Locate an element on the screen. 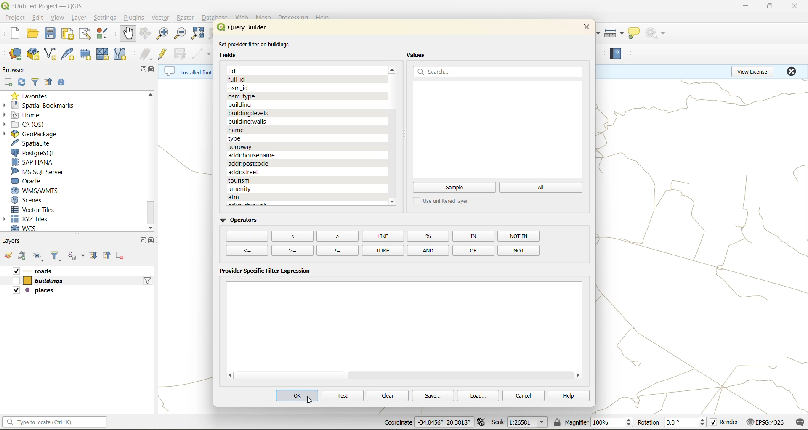 Image resolution: width=808 pixels, height=430 pixels. layers is located at coordinates (16, 240).